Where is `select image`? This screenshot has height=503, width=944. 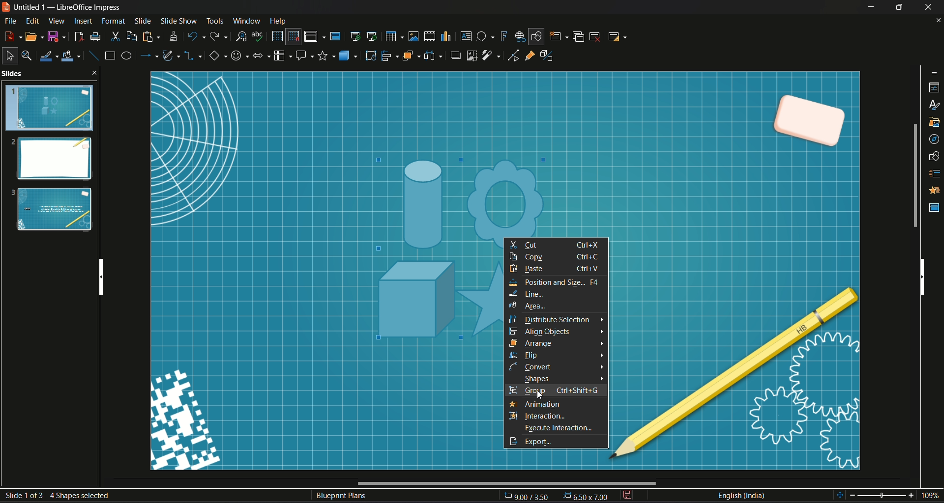
select image is located at coordinates (433, 55).